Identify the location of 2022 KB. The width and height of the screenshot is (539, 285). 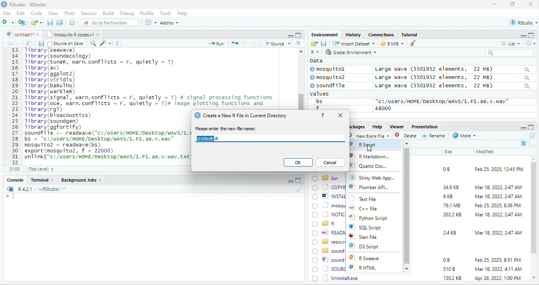
(453, 215).